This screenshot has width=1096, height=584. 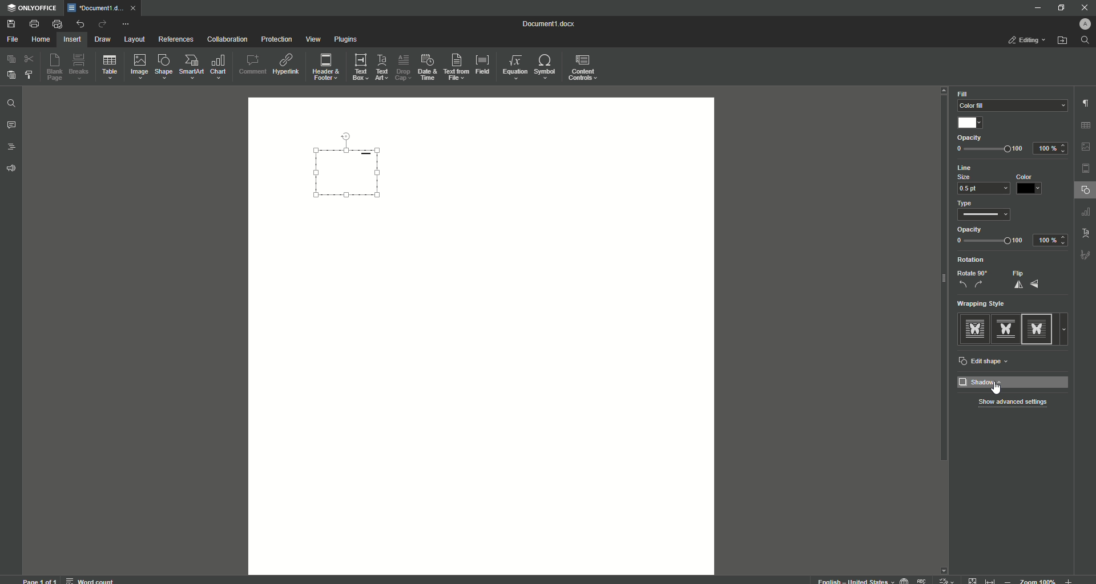 What do you see at coordinates (1041, 580) in the screenshot?
I see `zoom out or zoom in` at bounding box center [1041, 580].